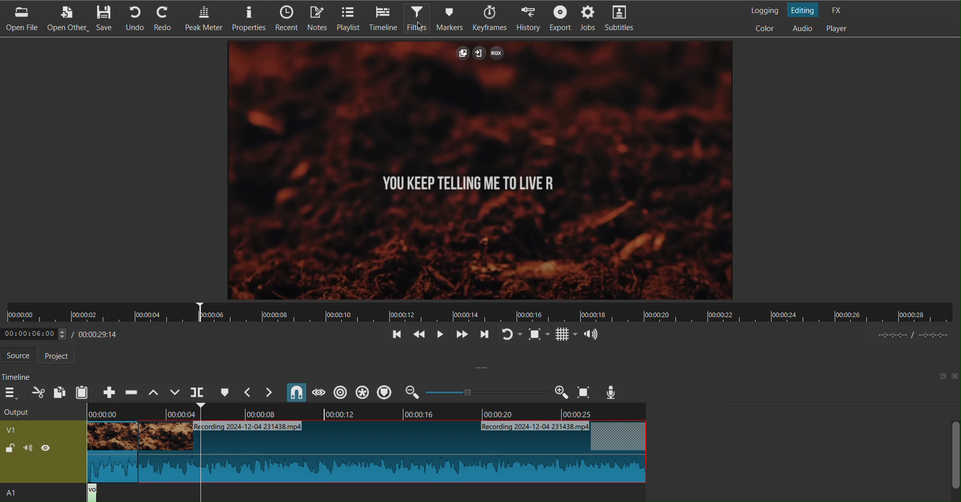 The height and width of the screenshot is (502, 961). What do you see at coordinates (567, 335) in the screenshot?
I see `Grid` at bounding box center [567, 335].